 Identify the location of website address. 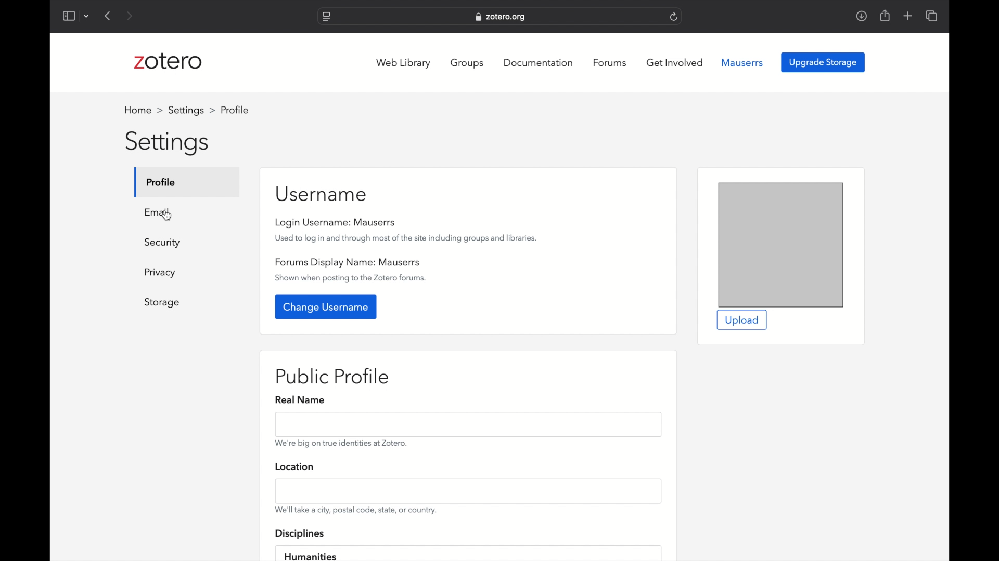
(501, 17).